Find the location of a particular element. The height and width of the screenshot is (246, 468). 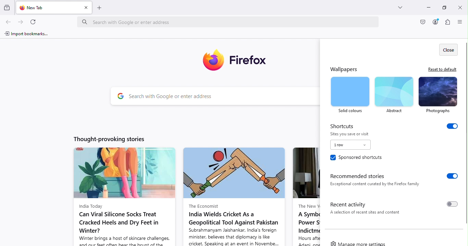

vertical scrollbar is located at coordinates (465, 134).